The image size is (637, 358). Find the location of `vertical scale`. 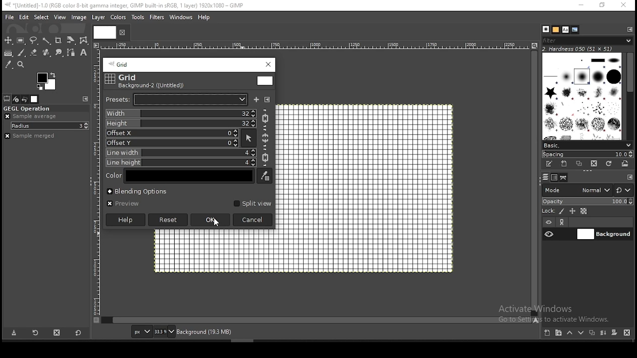

vertical scale is located at coordinates (98, 186).